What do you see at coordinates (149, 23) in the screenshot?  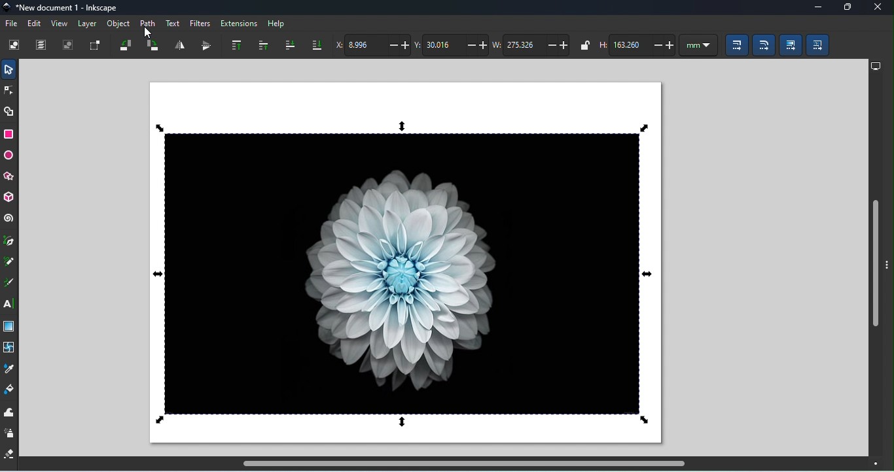 I see `Path` at bounding box center [149, 23].